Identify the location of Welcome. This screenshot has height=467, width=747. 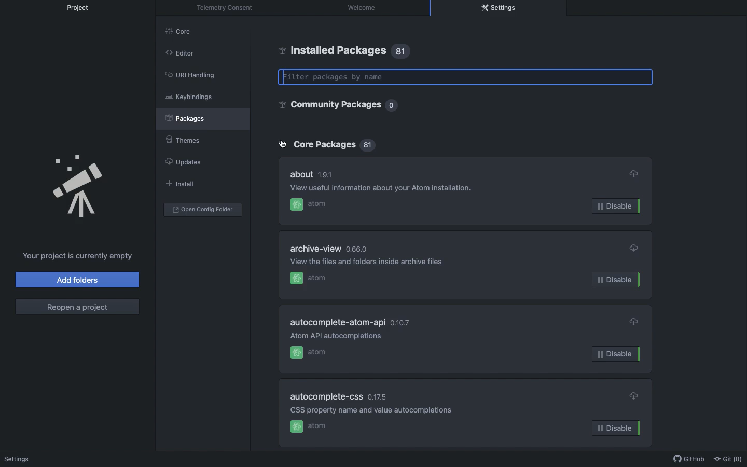
(19, 460).